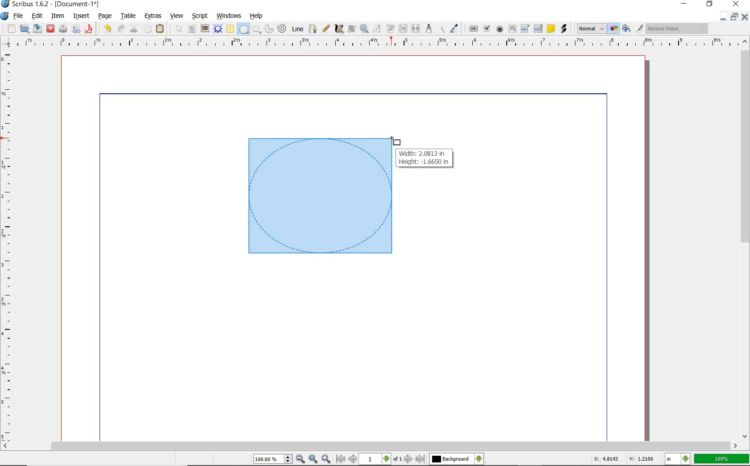 This screenshot has width=750, height=466. What do you see at coordinates (479, 459) in the screenshot?
I see `select the current layer` at bounding box center [479, 459].